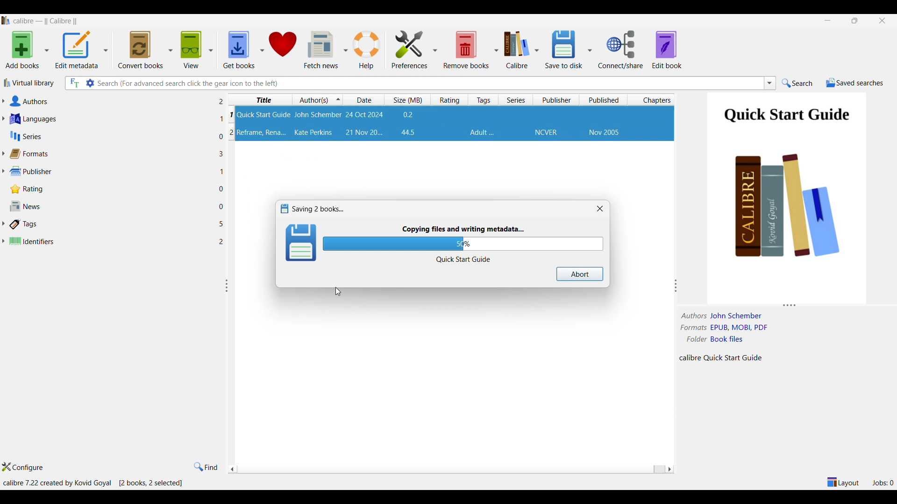 This screenshot has height=504, width=897. I want to click on Edit metadata options, so click(81, 50).